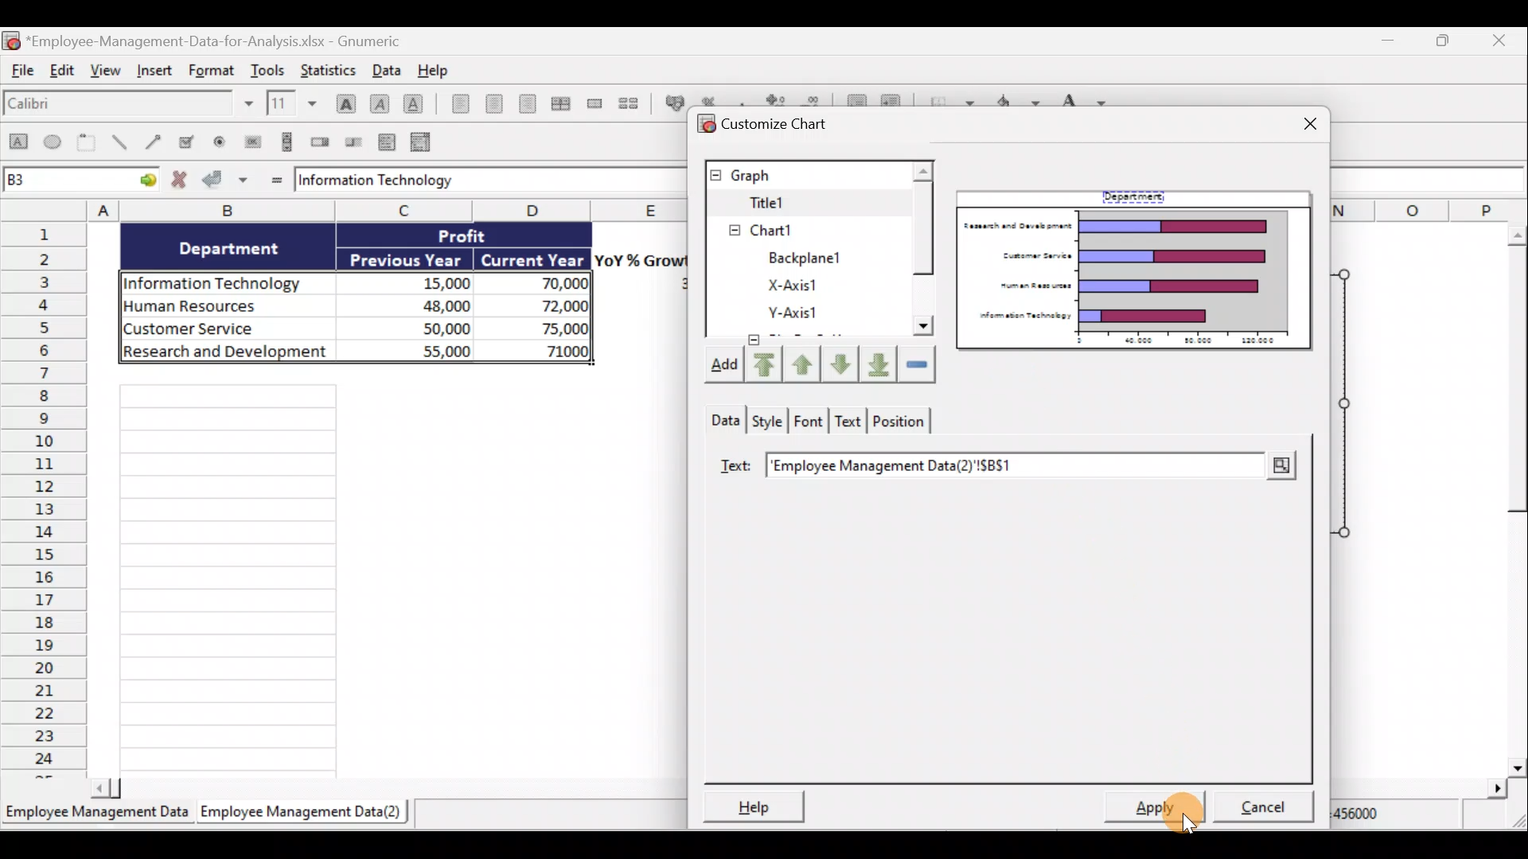 This screenshot has height=859, width=1528. Describe the element at coordinates (380, 102) in the screenshot. I see `Italic` at that location.